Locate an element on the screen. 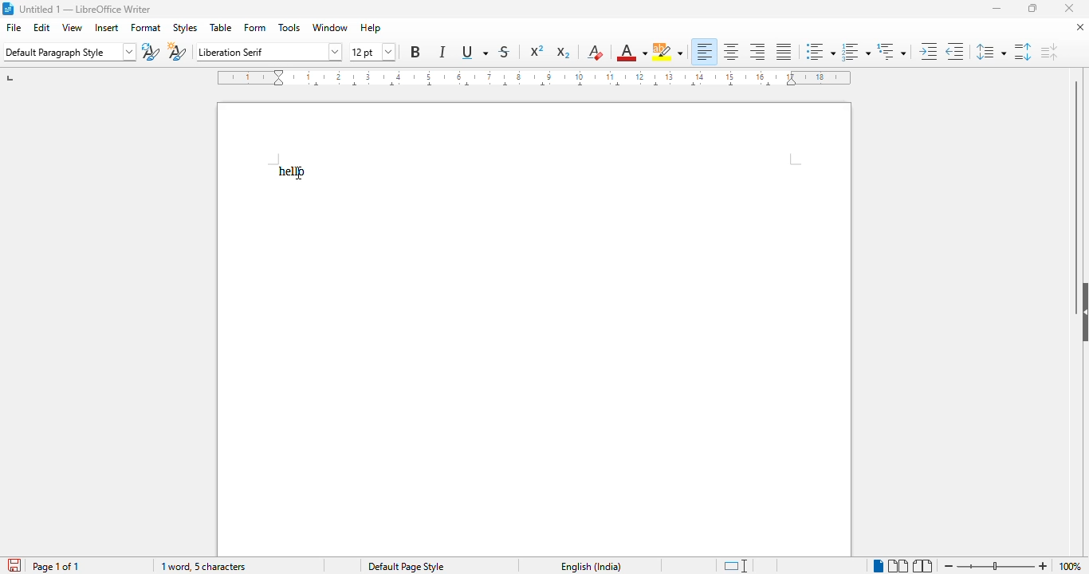 The height and width of the screenshot is (574, 1089). strikethrough is located at coordinates (505, 52).